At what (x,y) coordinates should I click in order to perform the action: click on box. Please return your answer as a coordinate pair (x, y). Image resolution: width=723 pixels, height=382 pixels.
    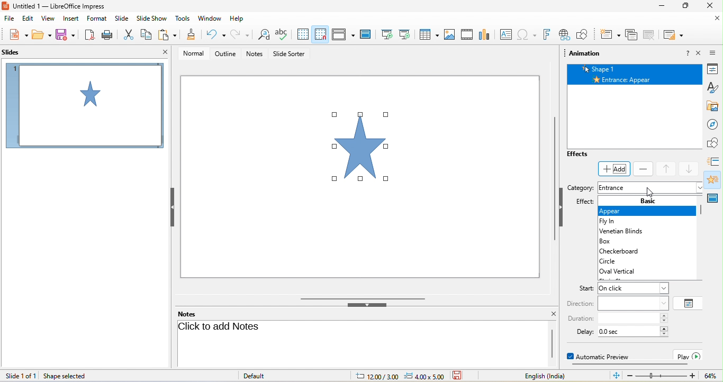
    Looking at the image, I should click on (613, 241).